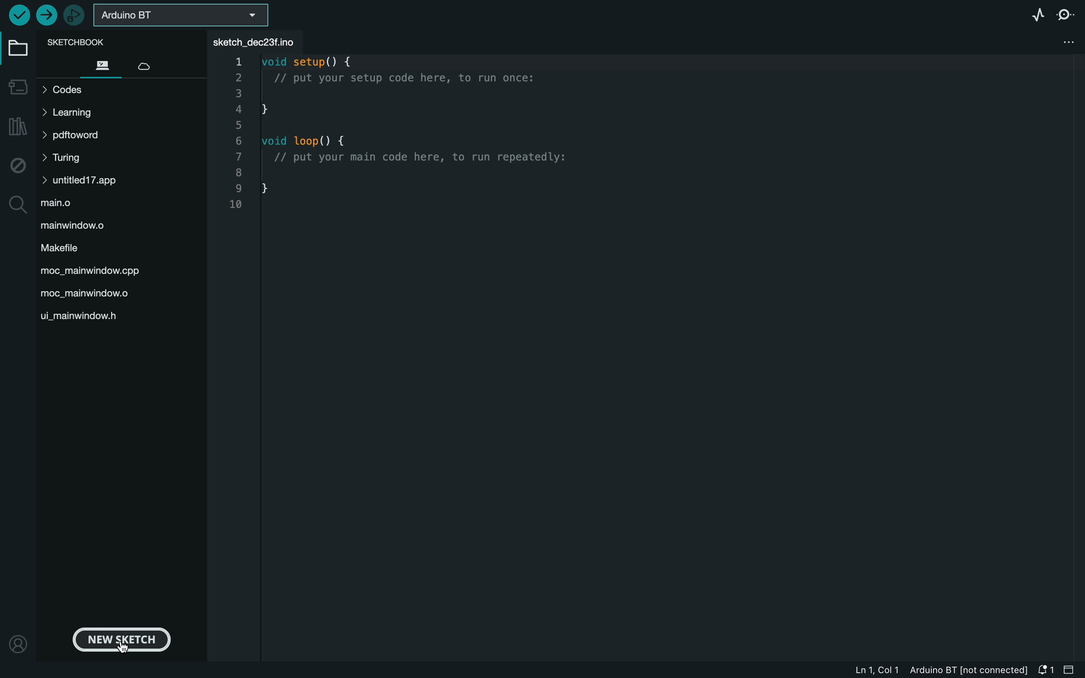  What do you see at coordinates (405, 138) in the screenshot?
I see `code` at bounding box center [405, 138].